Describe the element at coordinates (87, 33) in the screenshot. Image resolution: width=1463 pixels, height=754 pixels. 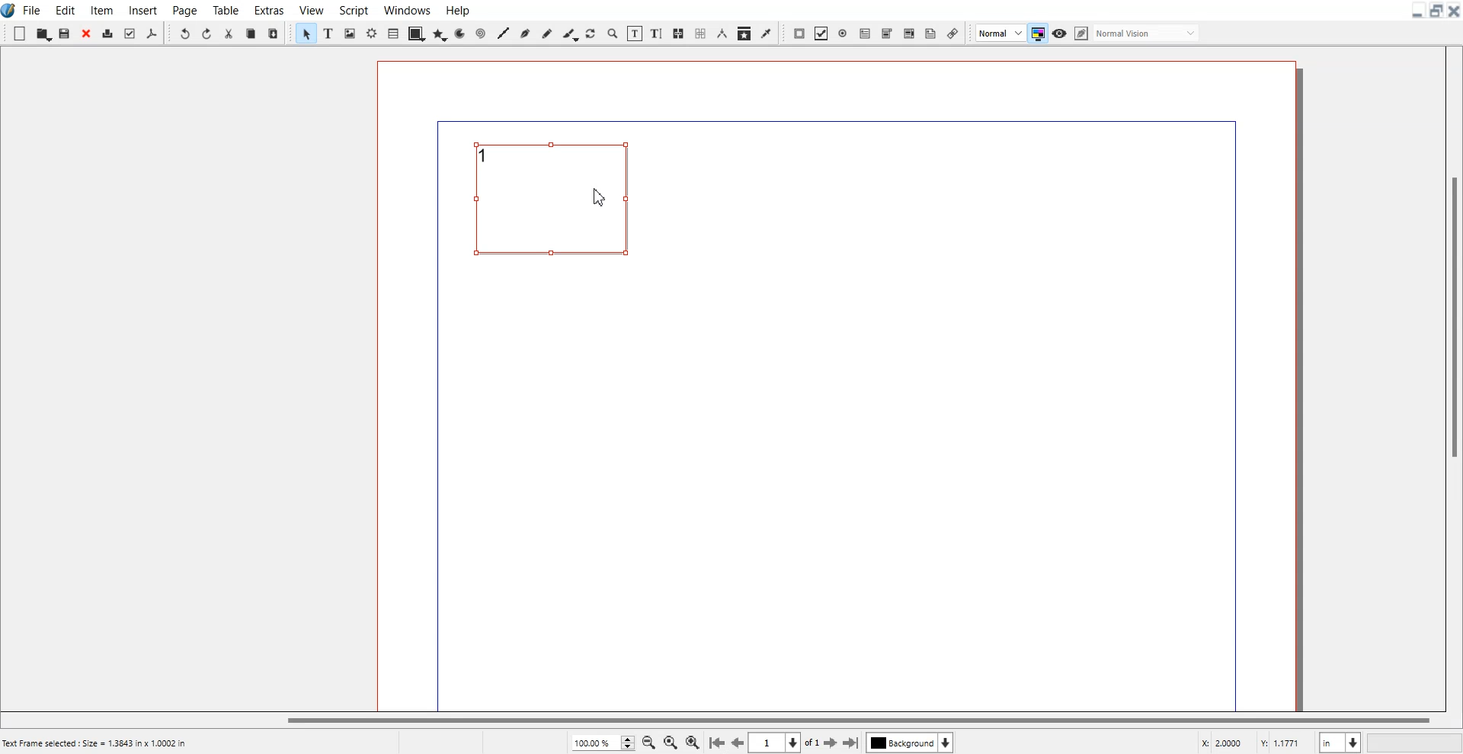
I see `Close` at that location.